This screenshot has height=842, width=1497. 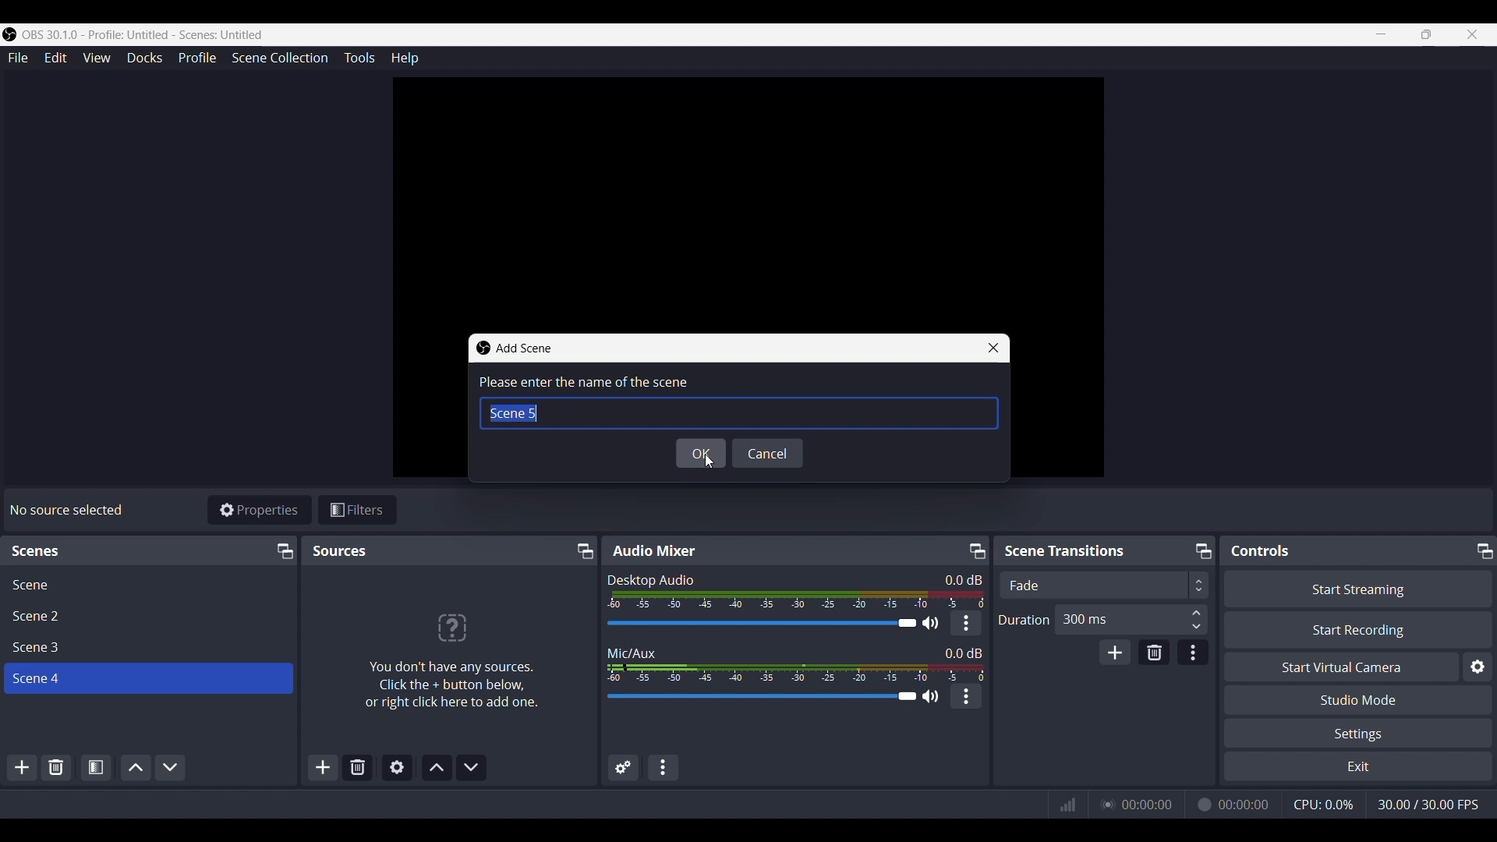 I want to click on Close, so click(x=1475, y=34).